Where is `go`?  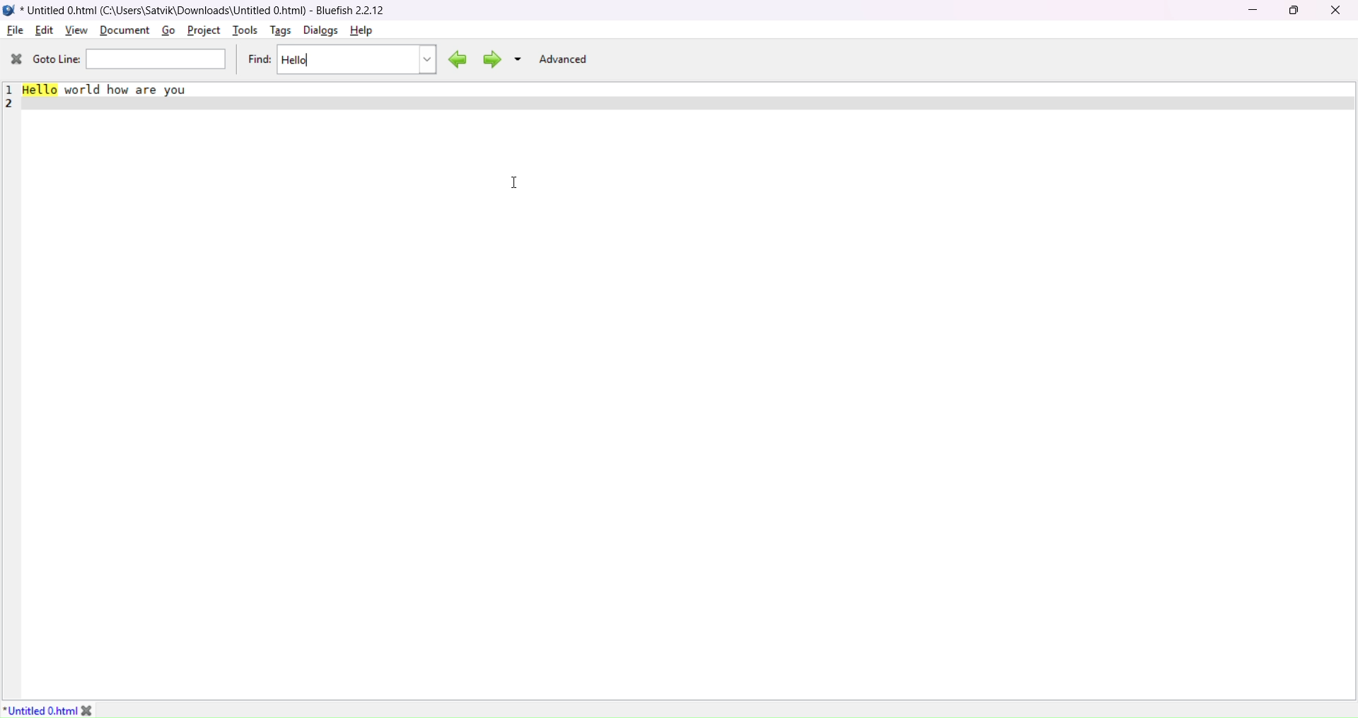
go is located at coordinates (167, 30).